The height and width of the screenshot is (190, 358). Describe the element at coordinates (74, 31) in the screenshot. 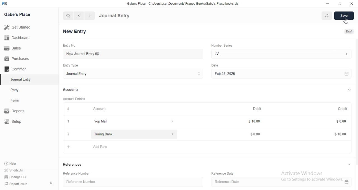

I see `New Entry` at that location.